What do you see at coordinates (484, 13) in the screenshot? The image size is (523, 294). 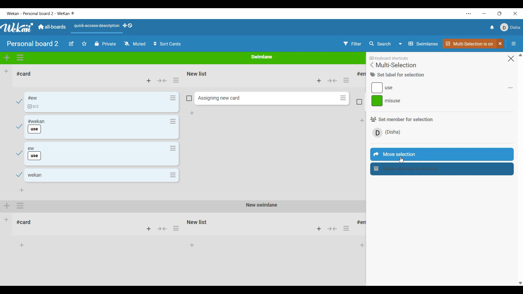 I see `Minimize` at bounding box center [484, 13].